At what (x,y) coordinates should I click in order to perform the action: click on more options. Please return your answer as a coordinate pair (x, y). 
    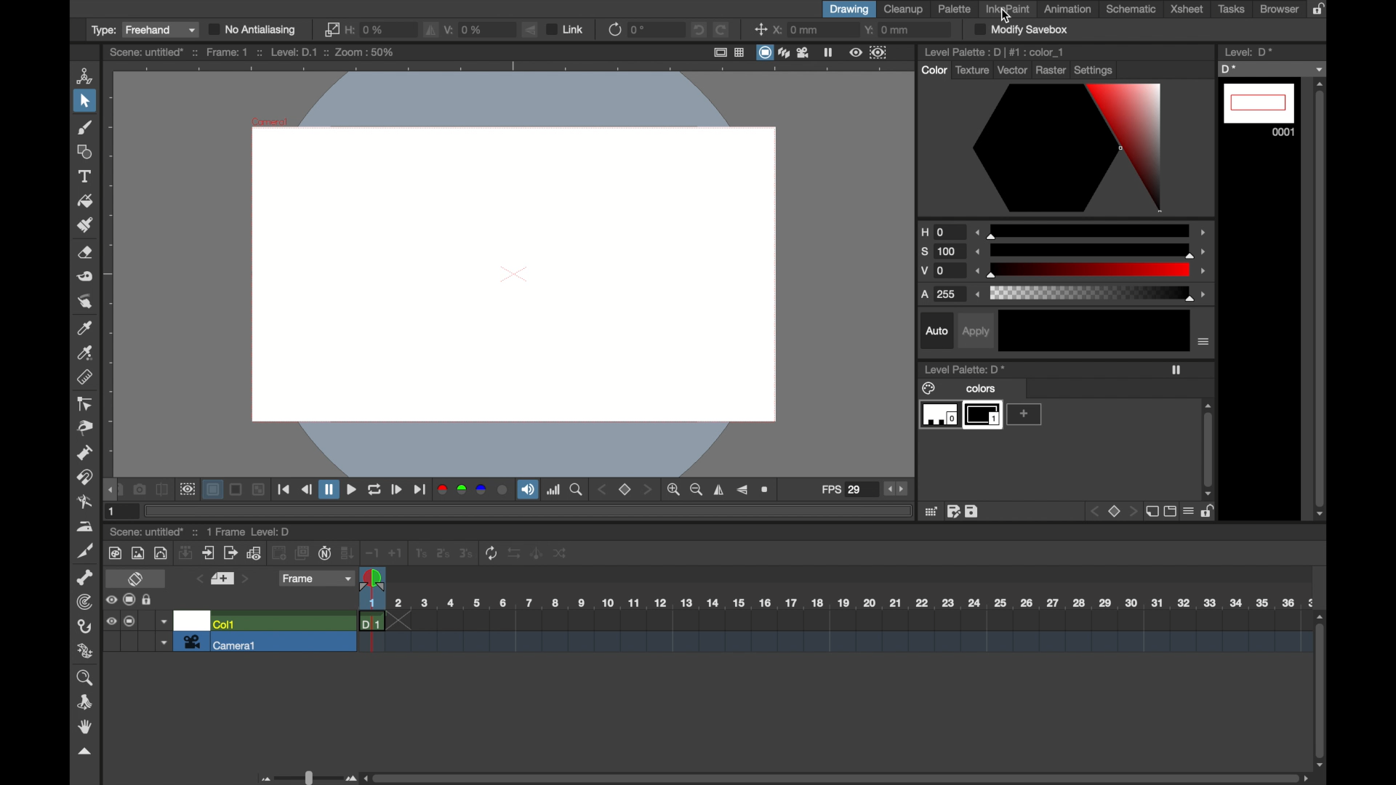
    Looking at the image, I should click on (1203, 342).